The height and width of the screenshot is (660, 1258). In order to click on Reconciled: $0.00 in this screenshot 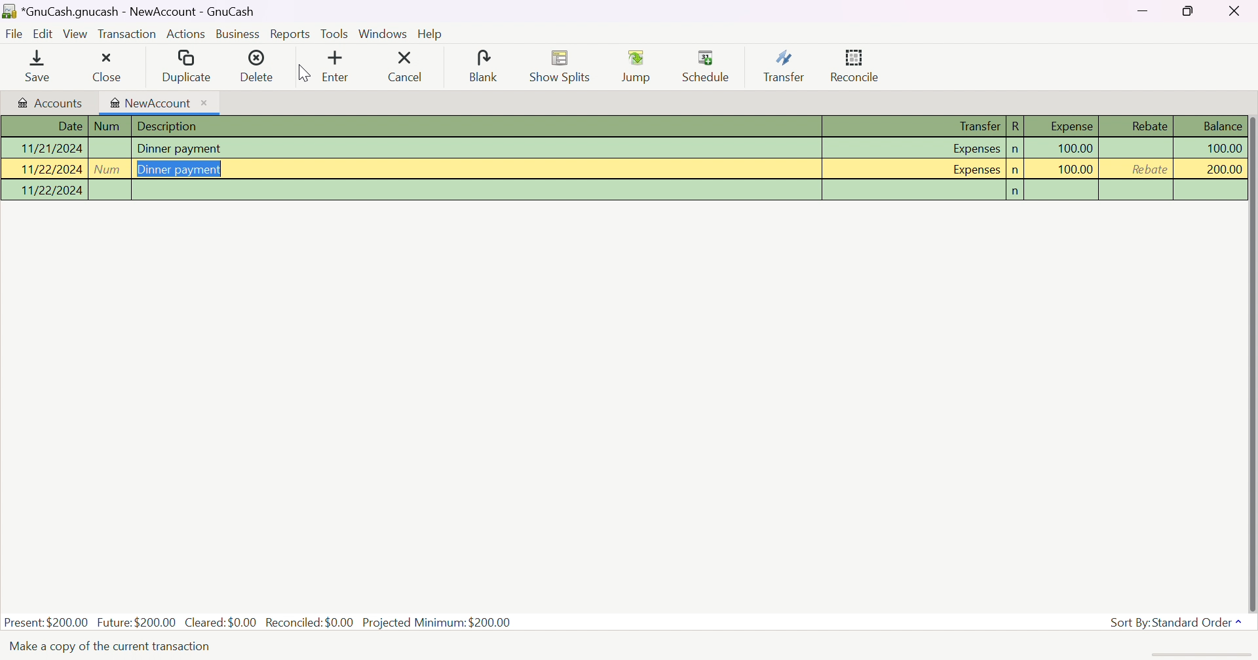, I will do `click(310, 622)`.